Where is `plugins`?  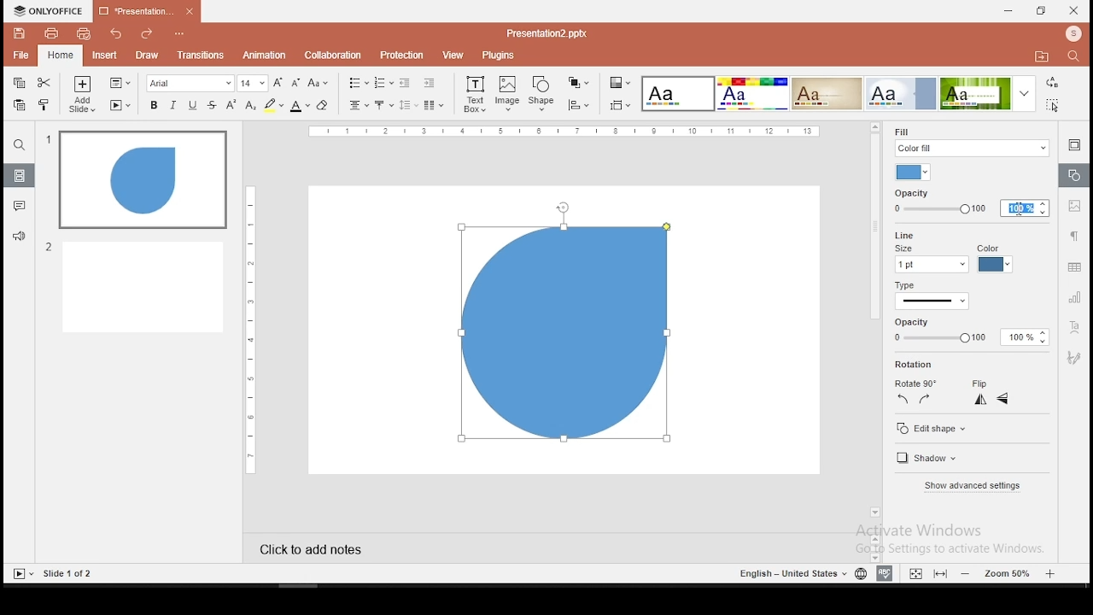 plugins is located at coordinates (499, 55).